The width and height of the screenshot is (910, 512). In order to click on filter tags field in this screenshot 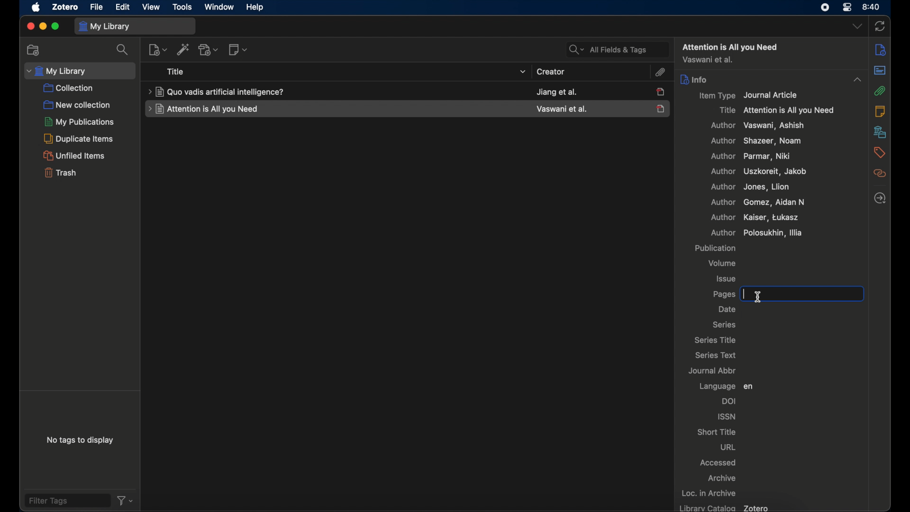, I will do `click(67, 501)`.